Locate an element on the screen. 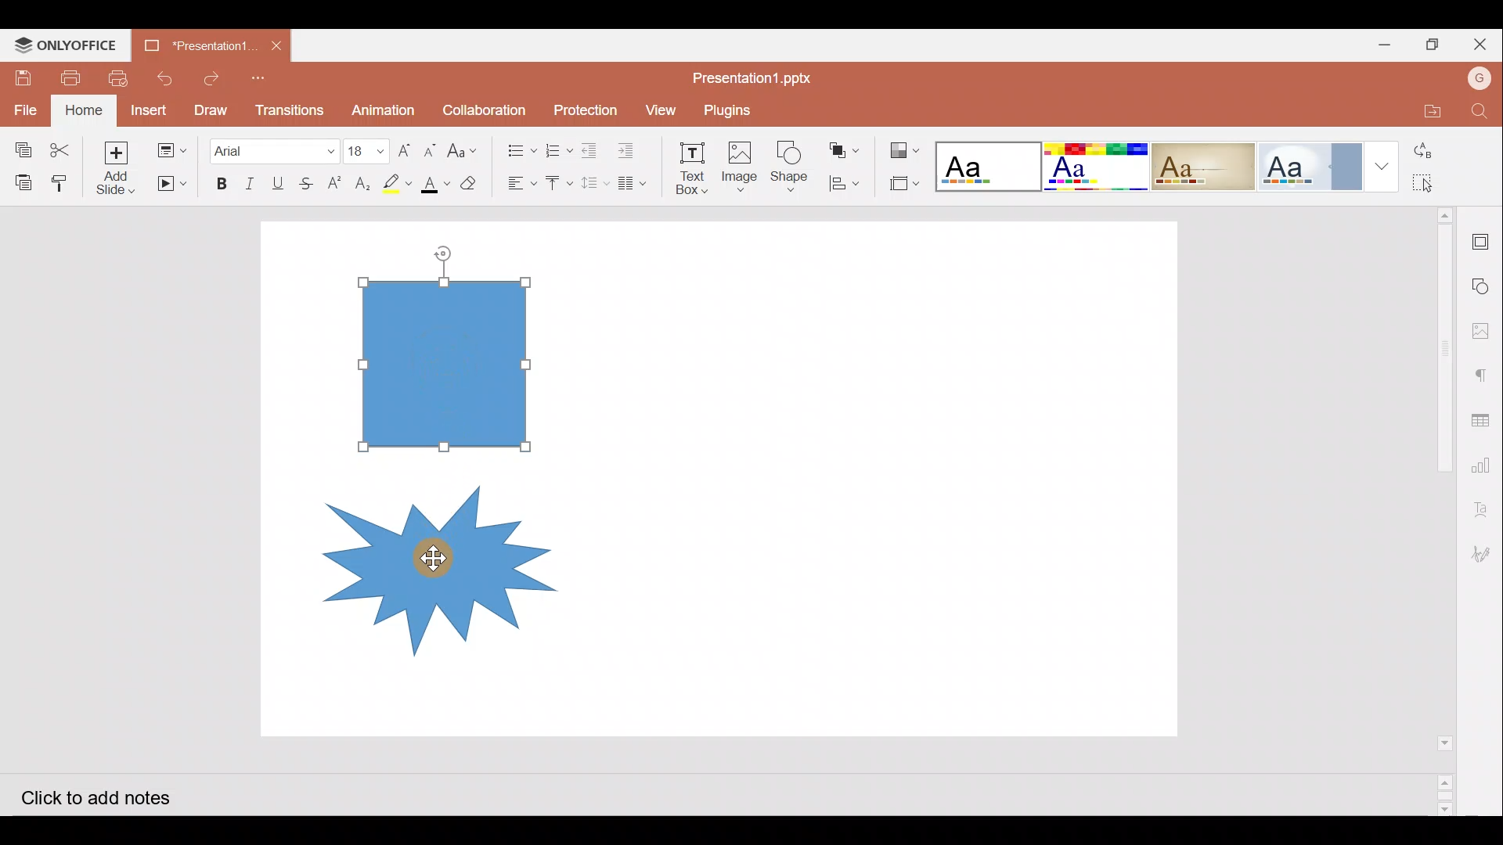 This screenshot has width=1503, height=845. Numbering is located at coordinates (554, 147).